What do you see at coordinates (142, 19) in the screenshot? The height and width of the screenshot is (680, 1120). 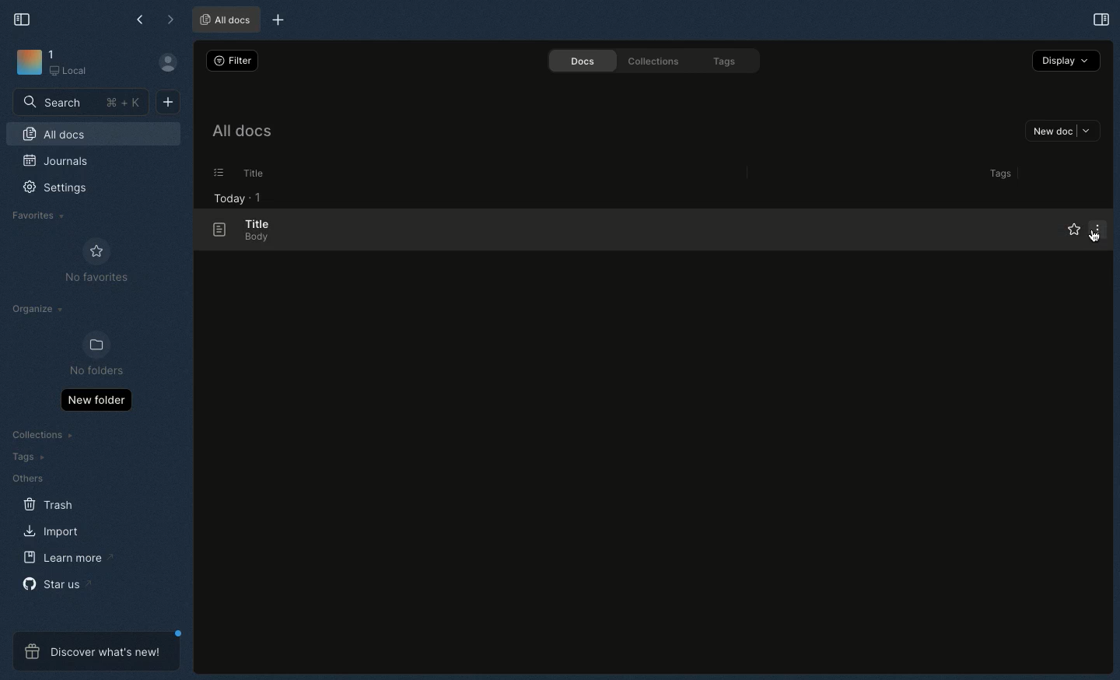 I see `Back` at bounding box center [142, 19].